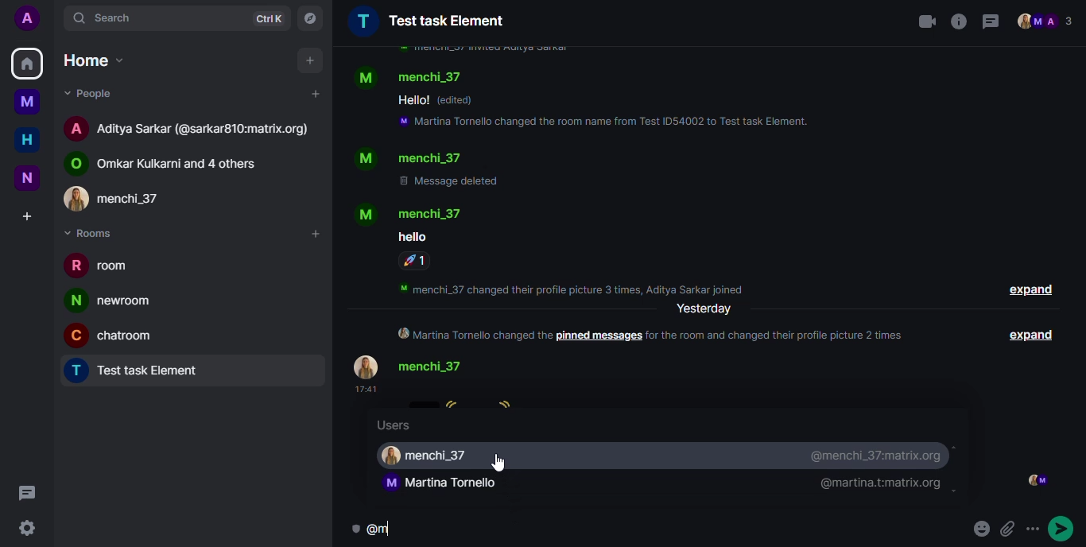 Image resolution: width=1086 pixels, height=547 pixels. Describe the element at coordinates (452, 181) in the screenshot. I see `message deleted` at that location.